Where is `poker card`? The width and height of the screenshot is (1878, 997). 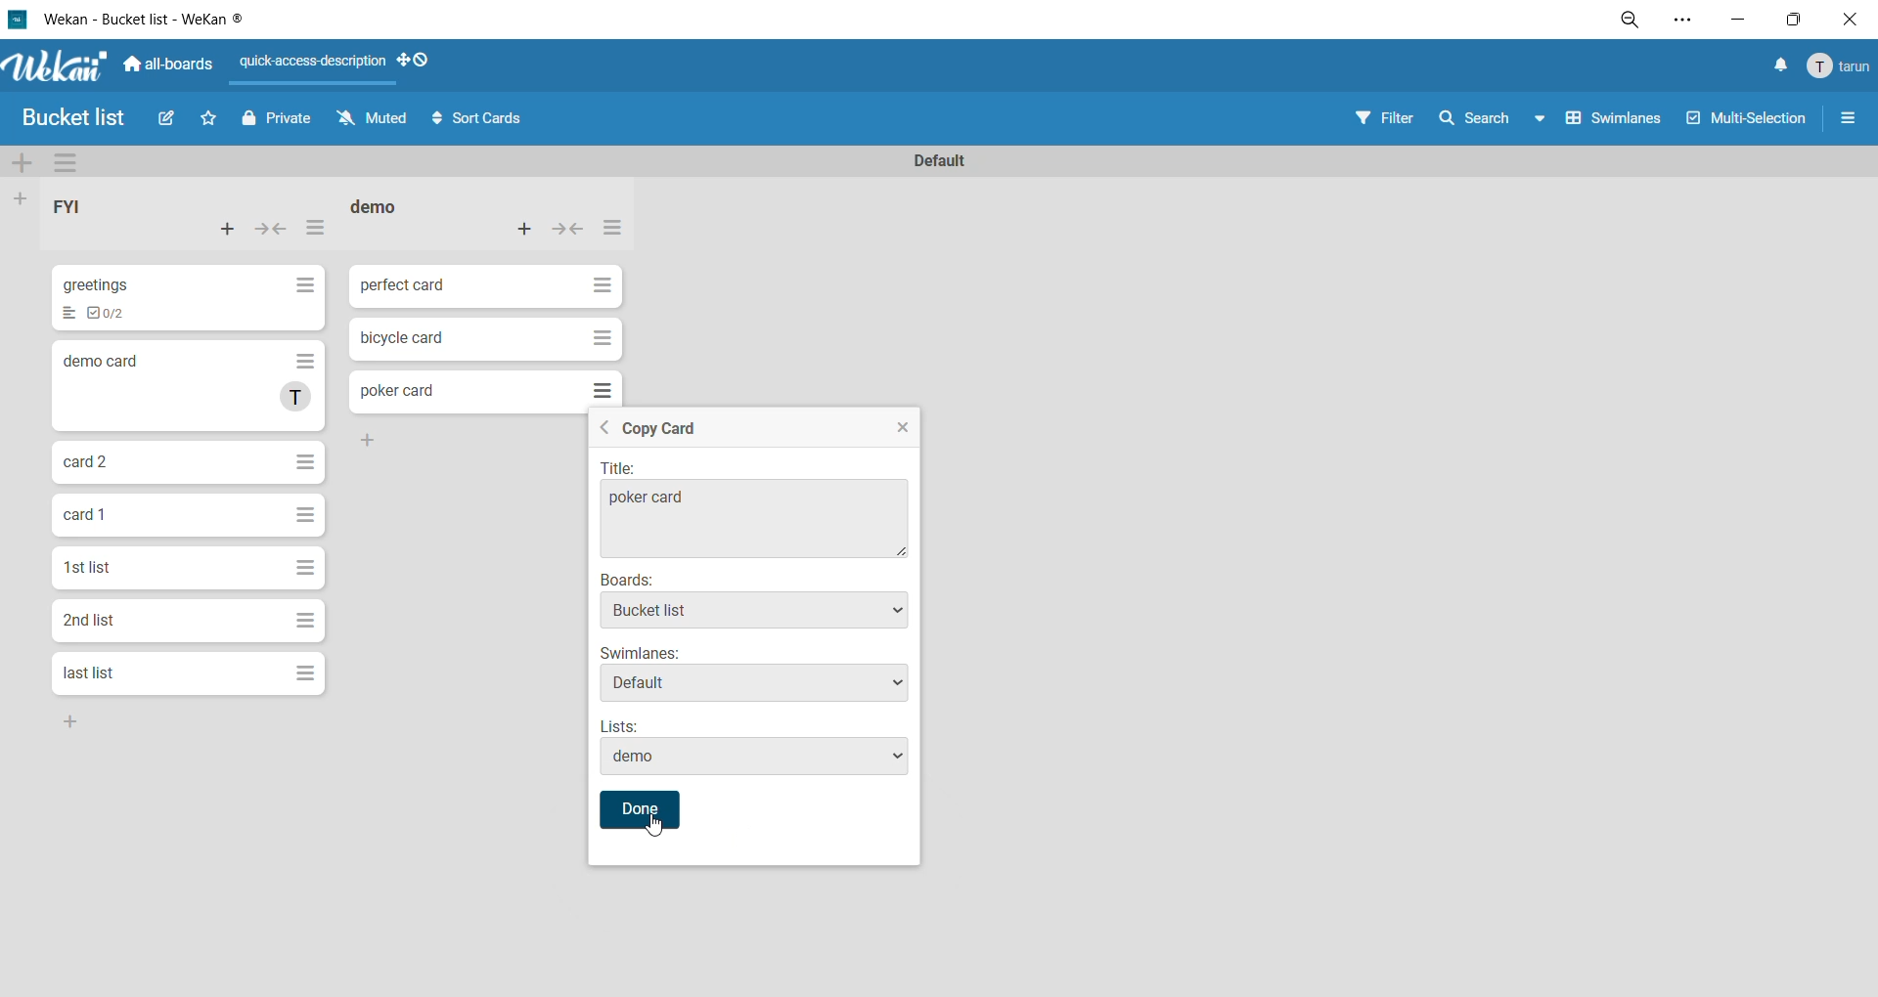 poker card is located at coordinates (758, 518).